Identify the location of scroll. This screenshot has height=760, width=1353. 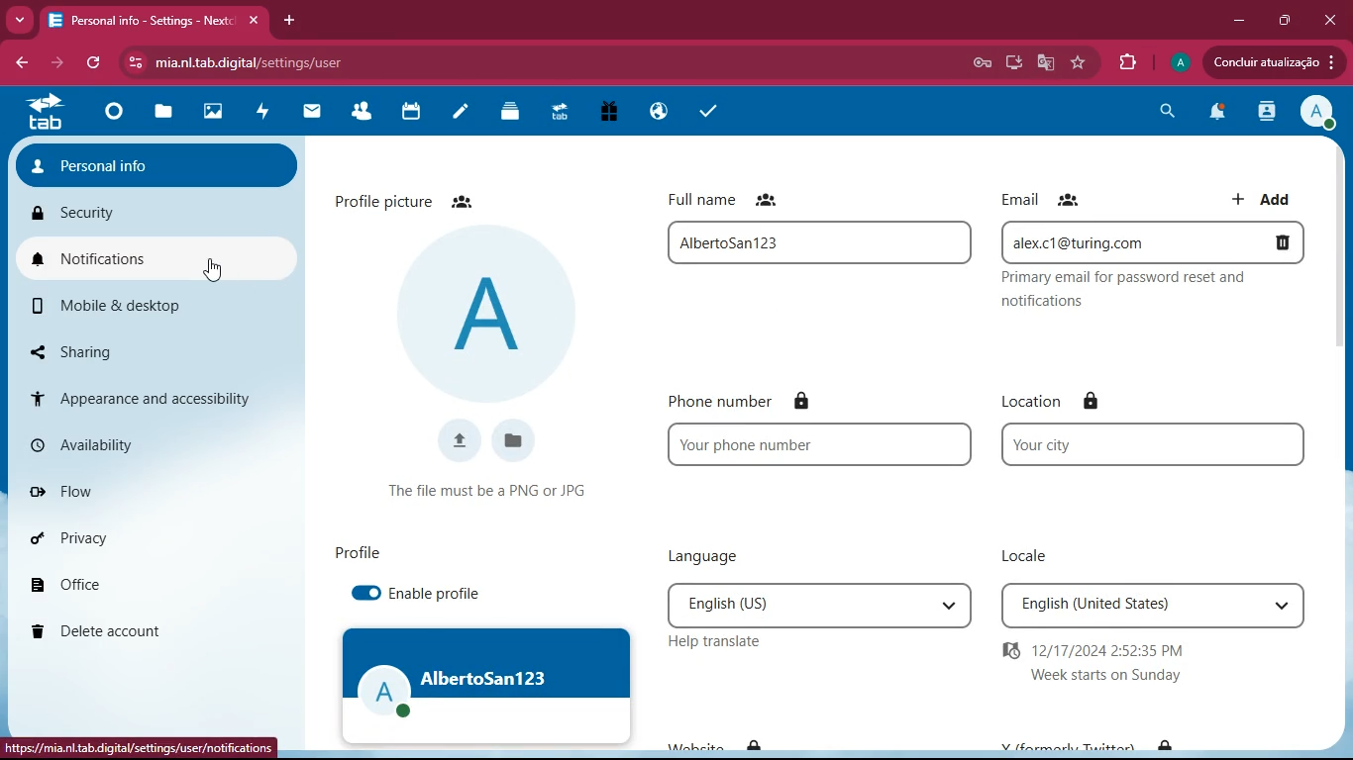
(1341, 305).